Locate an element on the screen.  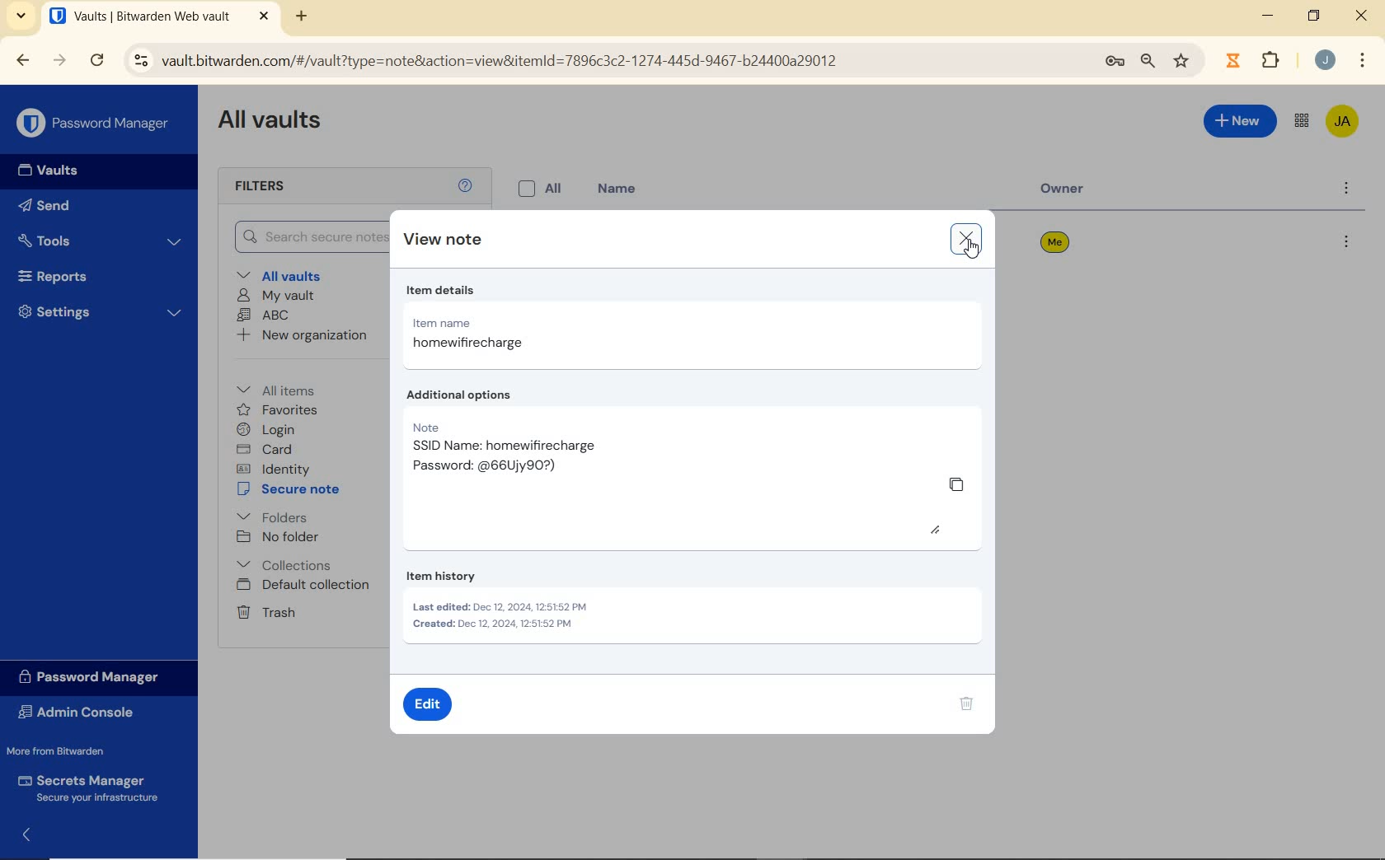
All Vaults is located at coordinates (270, 123).